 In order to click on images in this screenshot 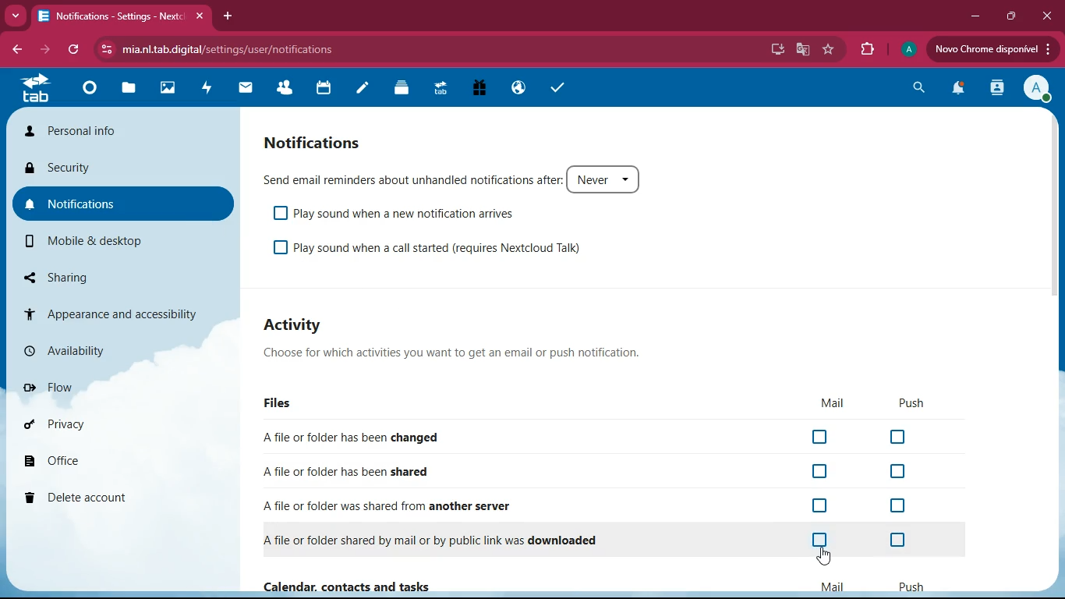, I will do `click(166, 88)`.